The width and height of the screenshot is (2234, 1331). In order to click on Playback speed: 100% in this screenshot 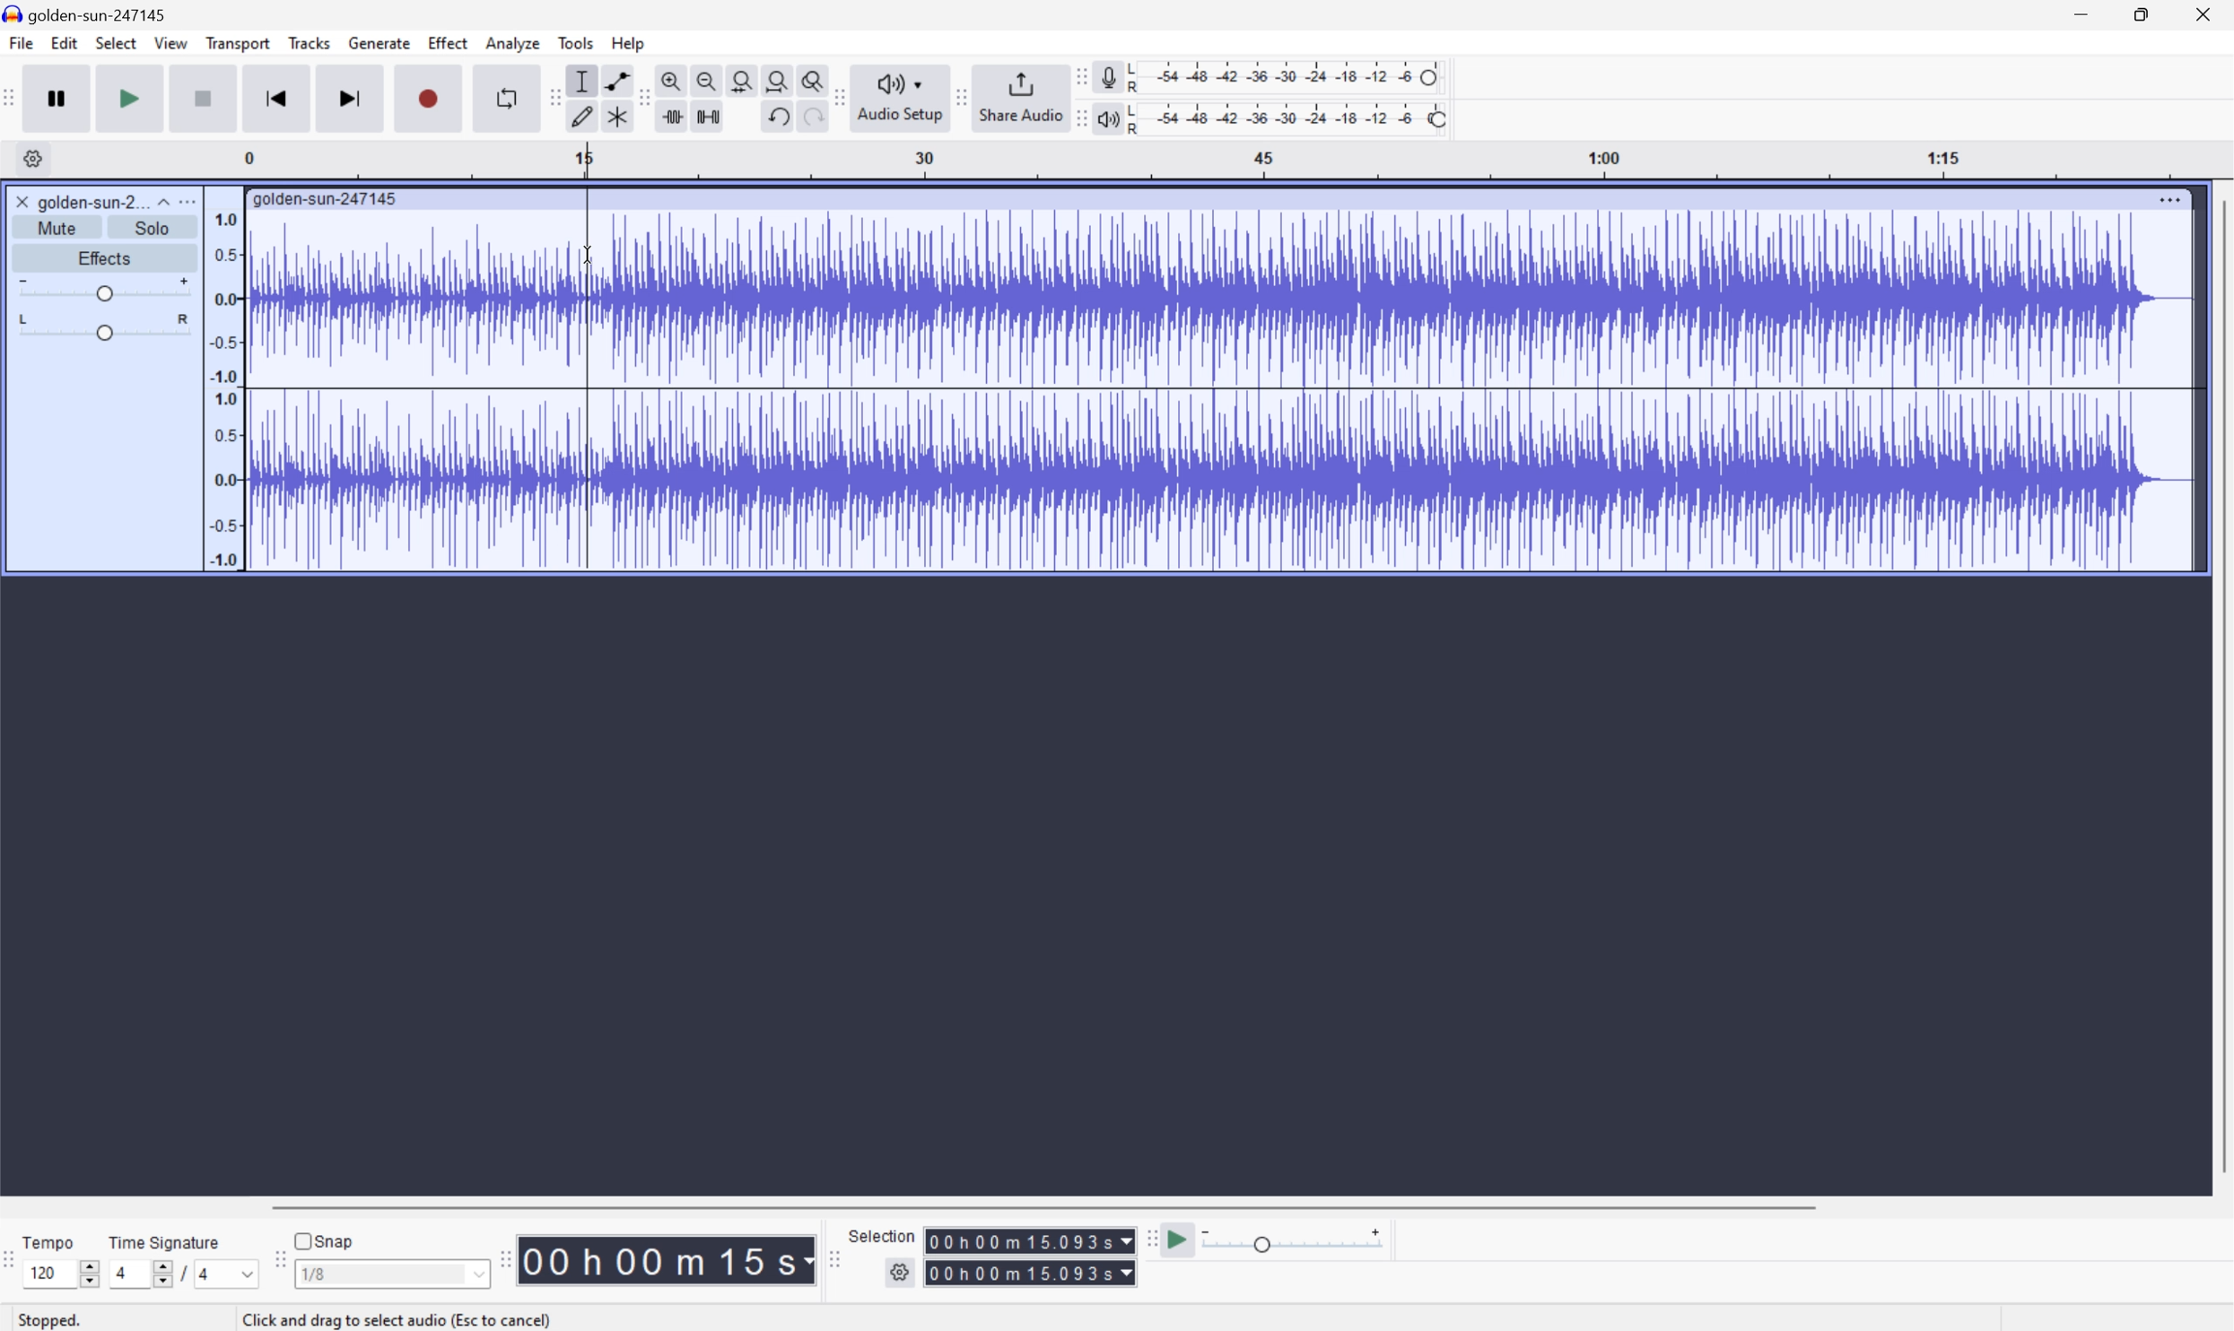, I will do `click(1290, 116)`.